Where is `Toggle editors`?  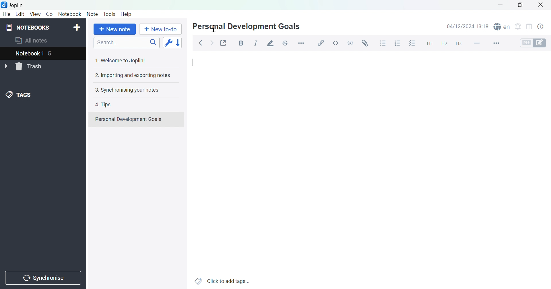
Toggle editors is located at coordinates (533, 44).